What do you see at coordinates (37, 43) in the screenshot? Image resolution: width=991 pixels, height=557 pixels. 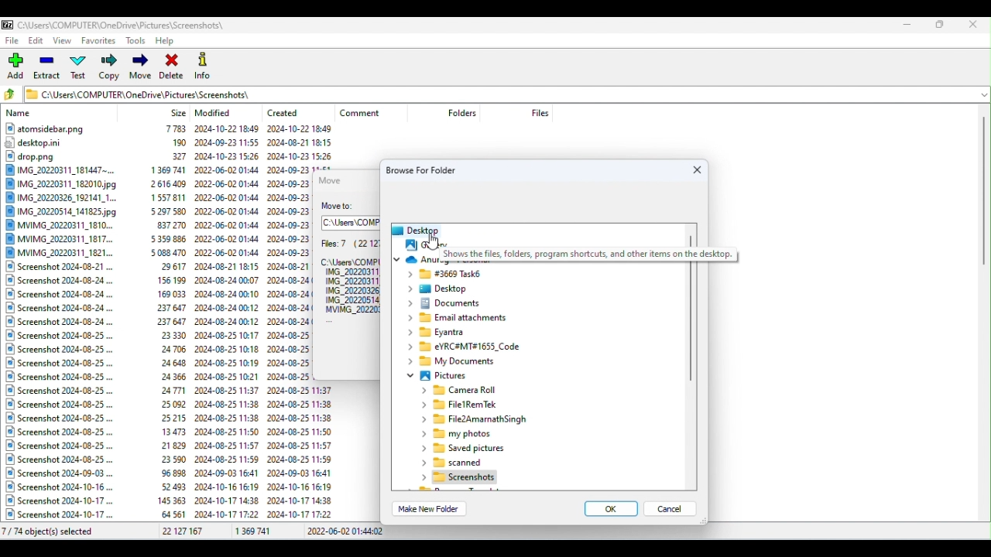 I see `Edit` at bounding box center [37, 43].